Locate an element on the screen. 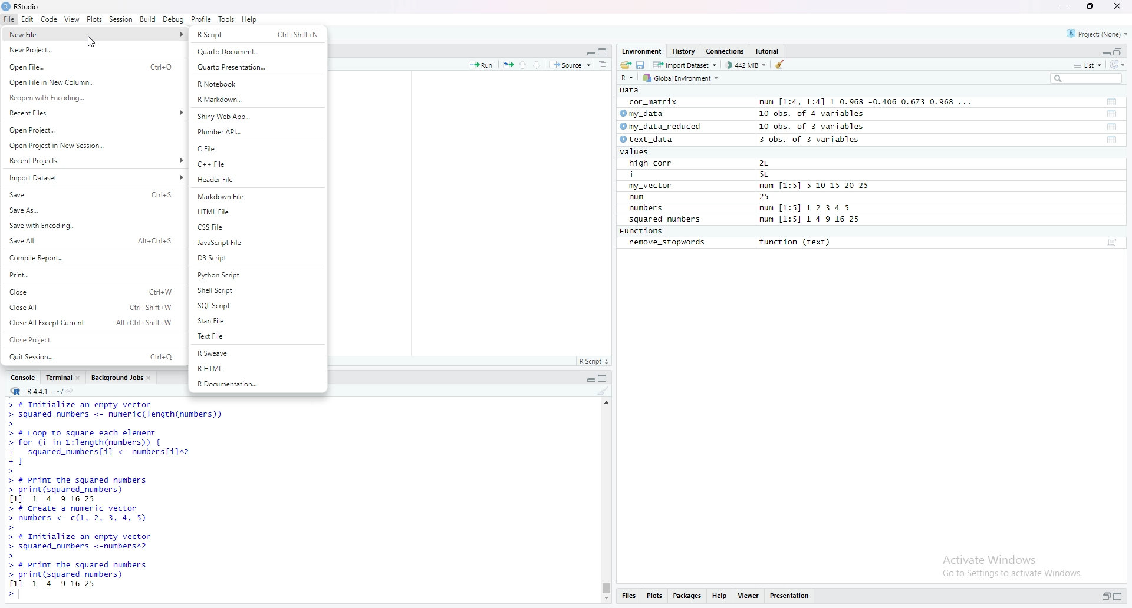  JavaScript File is located at coordinates (255, 243).